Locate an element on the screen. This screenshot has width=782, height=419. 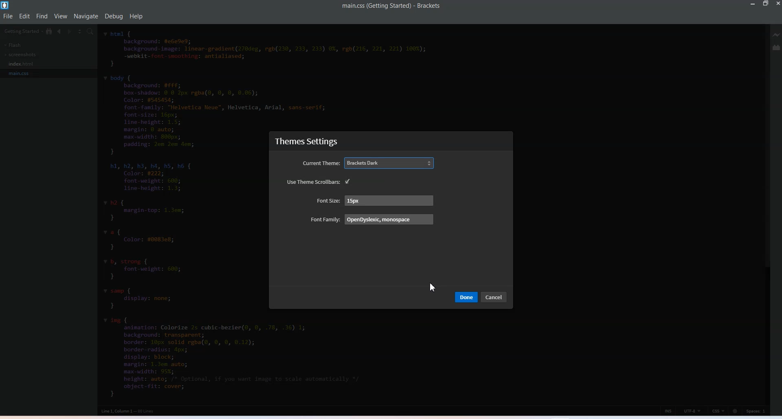
main.css(getting started) - Brackets is located at coordinates (398, 6).